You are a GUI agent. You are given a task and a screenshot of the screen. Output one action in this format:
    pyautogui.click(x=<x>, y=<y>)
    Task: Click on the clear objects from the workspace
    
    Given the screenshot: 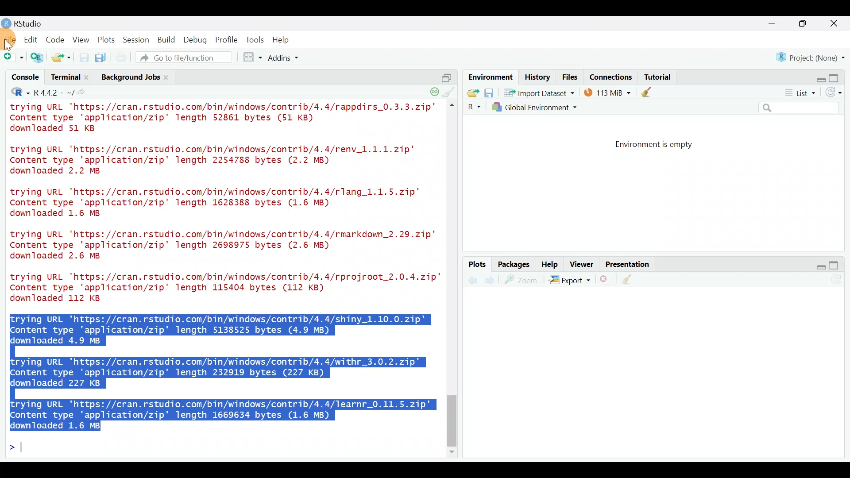 What is the action you would take?
    pyautogui.click(x=647, y=92)
    